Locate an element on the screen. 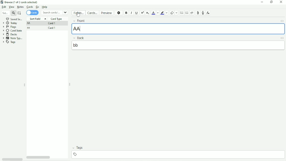 The width and height of the screenshot is (286, 161). Go is located at coordinates (38, 7).